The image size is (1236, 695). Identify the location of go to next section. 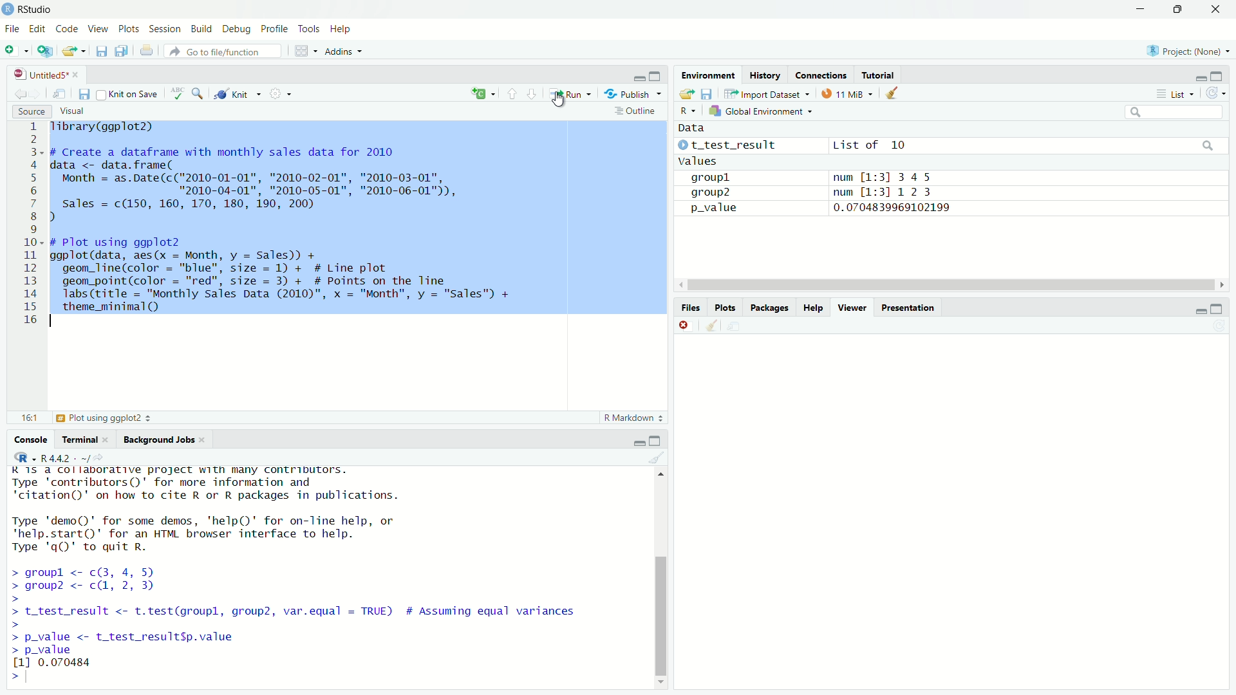
(532, 95).